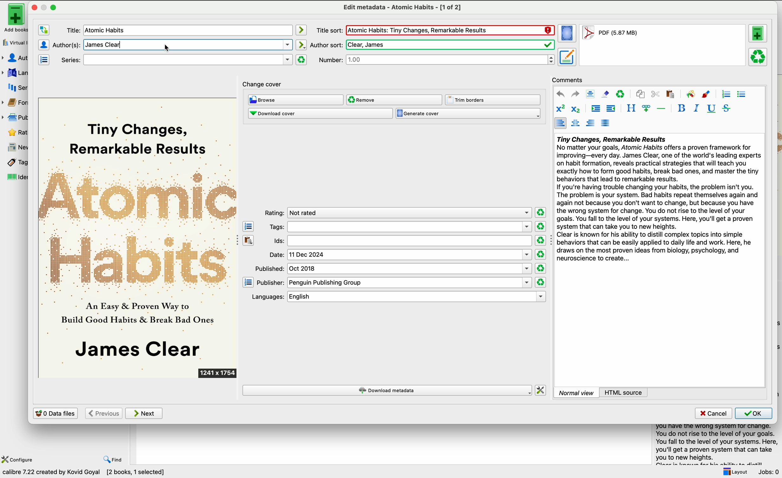 This screenshot has height=478, width=782. I want to click on clear rating, so click(540, 226).